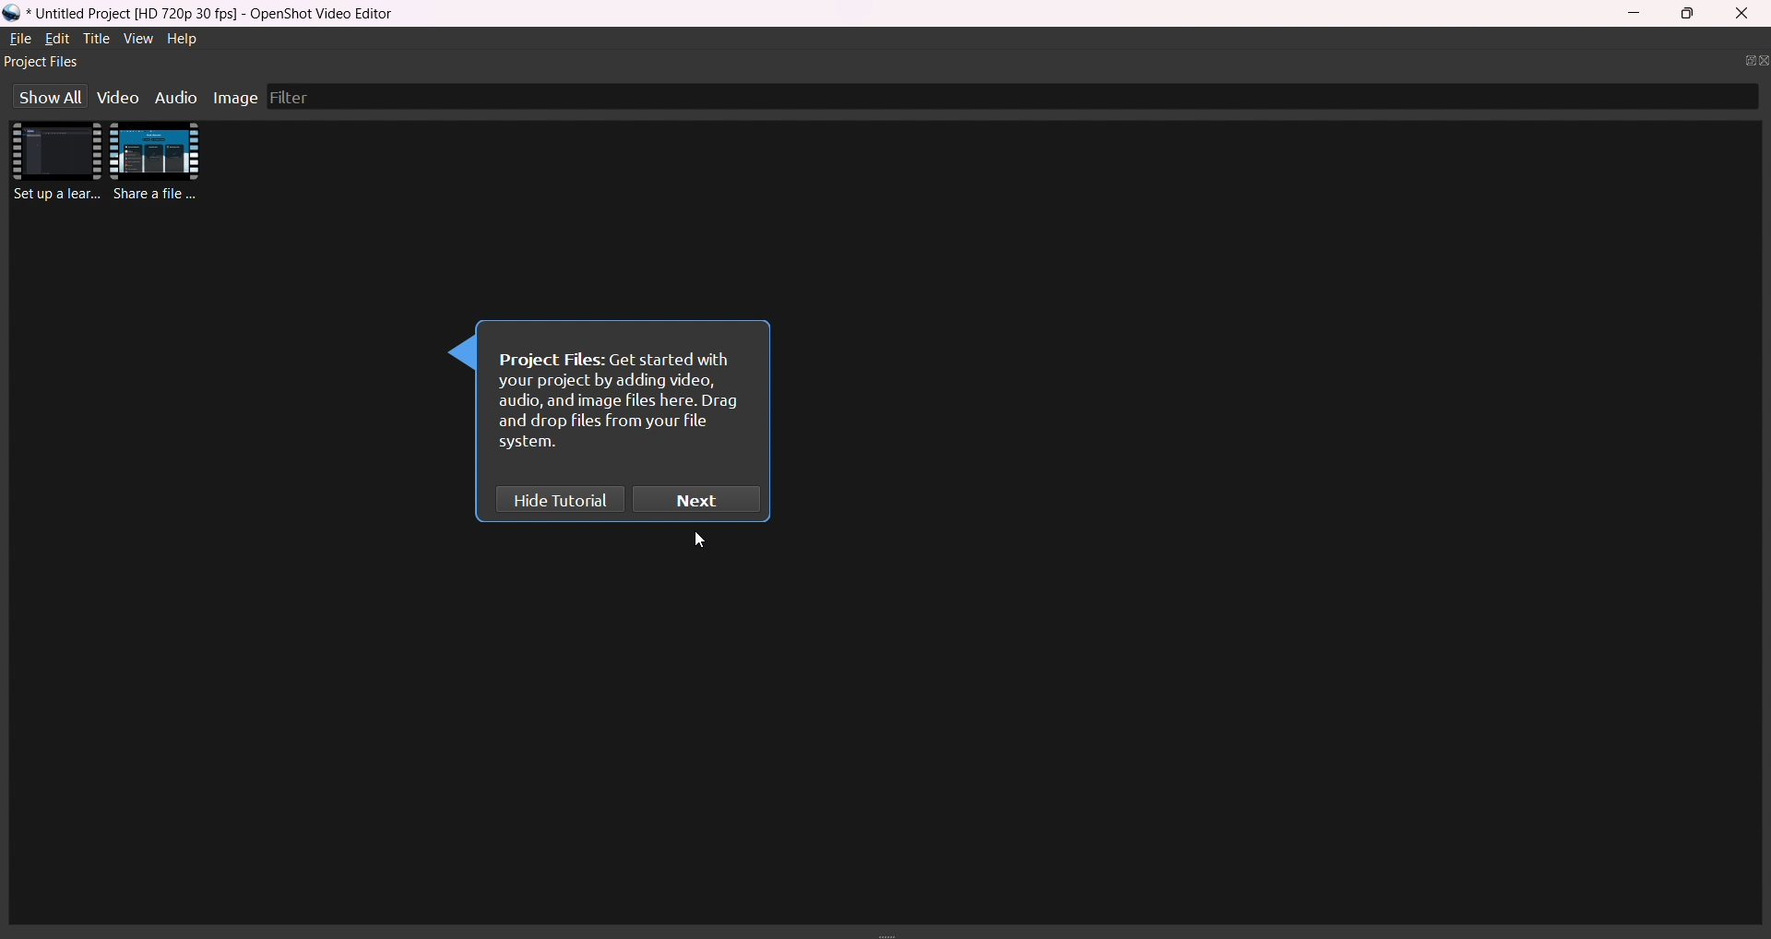  Describe the element at coordinates (119, 95) in the screenshot. I see `video` at that location.